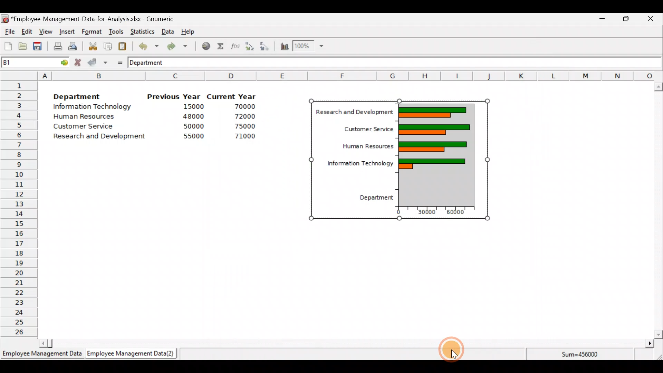  I want to click on Sum into the current cell, so click(219, 46).